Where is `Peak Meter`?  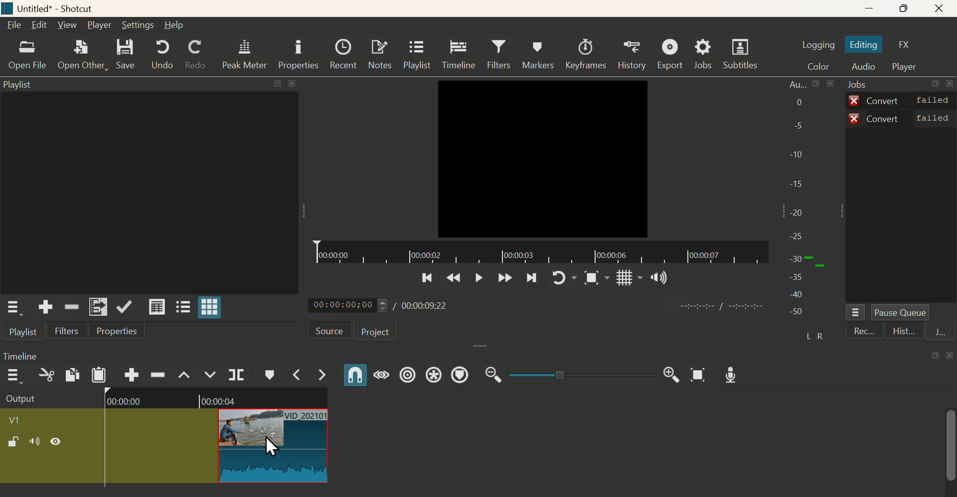
Peak Meter is located at coordinates (245, 54).